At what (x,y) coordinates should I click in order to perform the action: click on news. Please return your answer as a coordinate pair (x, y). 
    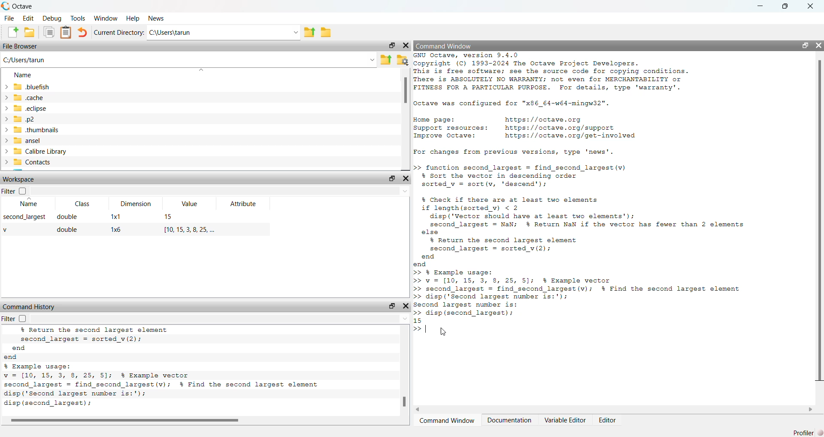
    Looking at the image, I should click on (157, 18).